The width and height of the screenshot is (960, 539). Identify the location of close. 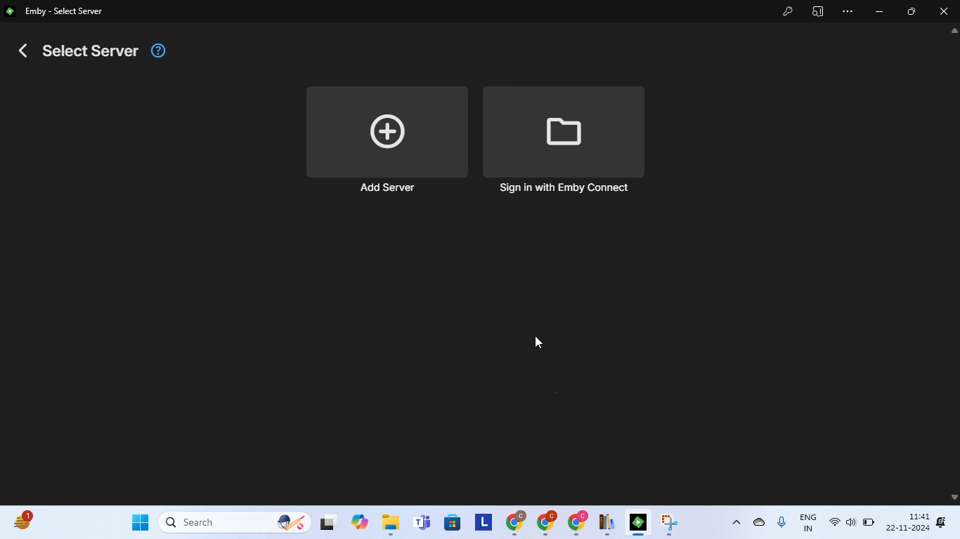
(945, 11).